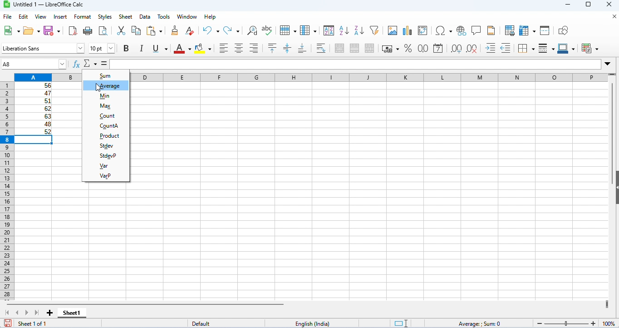 This screenshot has height=328, width=619. I want to click on insert chart, so click(407, 31).